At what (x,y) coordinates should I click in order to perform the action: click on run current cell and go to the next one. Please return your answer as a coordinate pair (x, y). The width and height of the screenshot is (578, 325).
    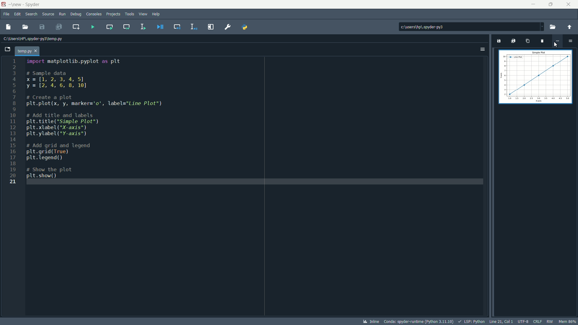
    Looking at the image, I should click on (126, 27).